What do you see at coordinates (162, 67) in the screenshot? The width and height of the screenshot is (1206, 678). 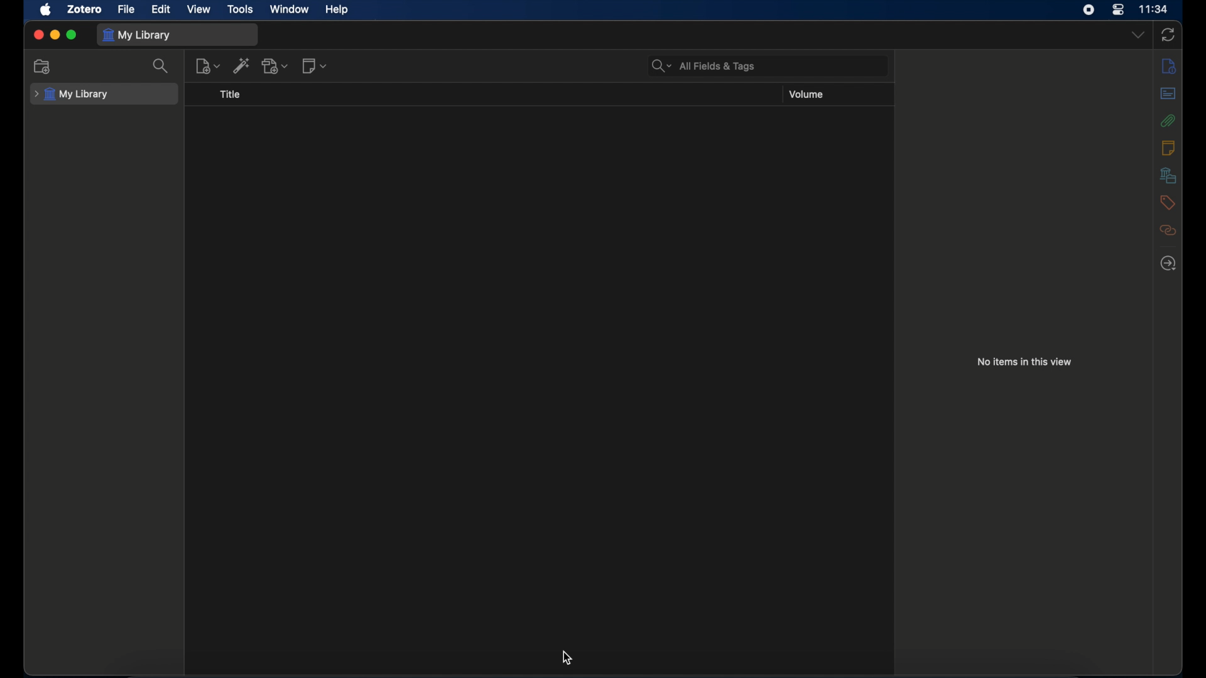 I see `search` at bounding box center [162, 67].